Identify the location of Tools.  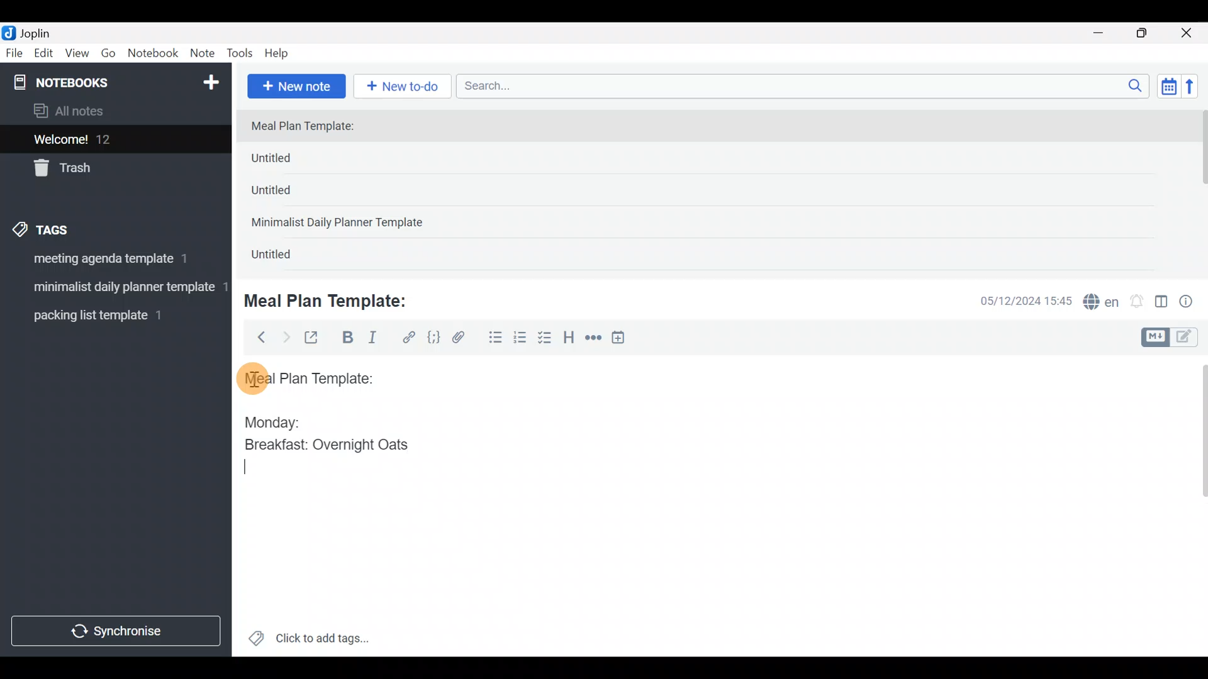
(240, 54).